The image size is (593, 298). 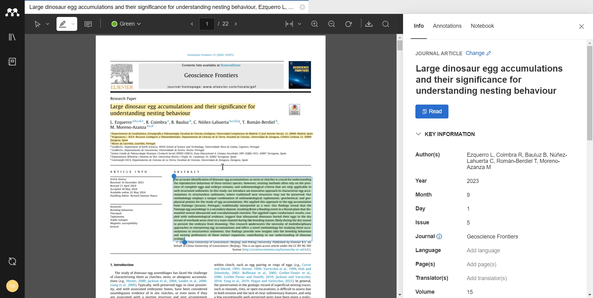 I want to click on text, so click(x=429, y=278).